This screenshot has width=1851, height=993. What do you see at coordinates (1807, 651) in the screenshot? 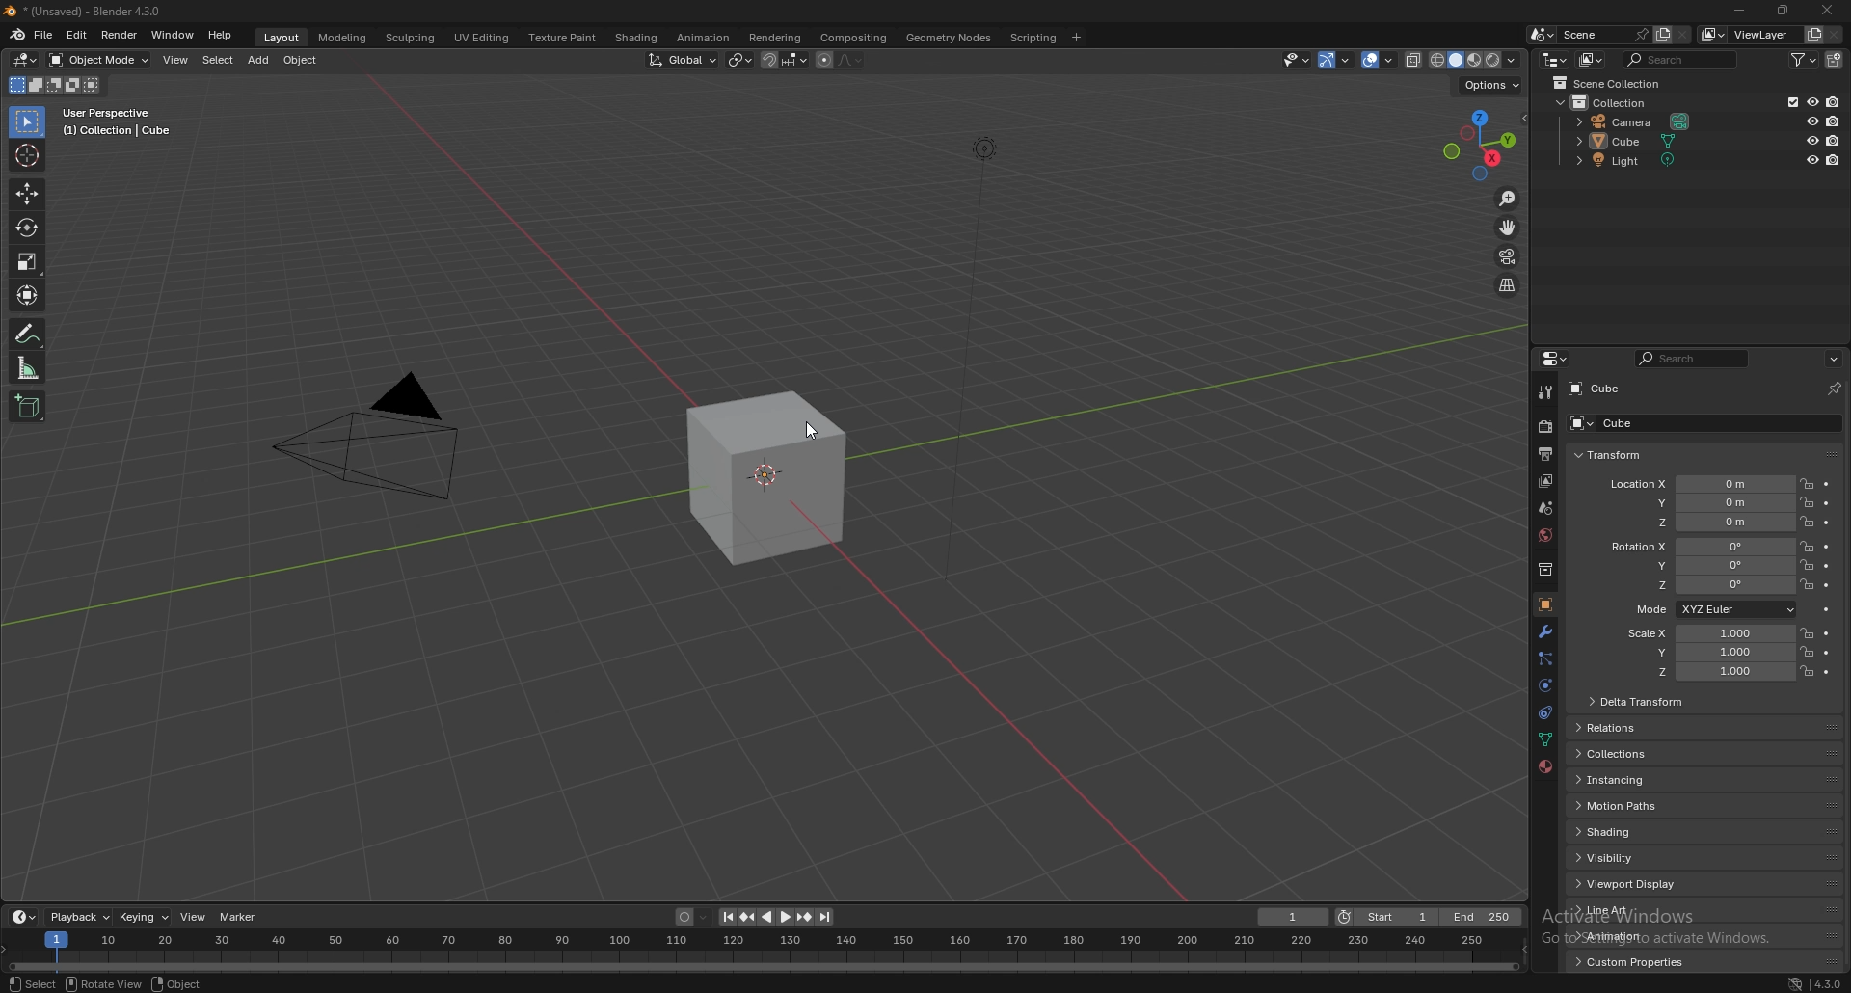
I see `lock` at bounding box center [1807, 651].